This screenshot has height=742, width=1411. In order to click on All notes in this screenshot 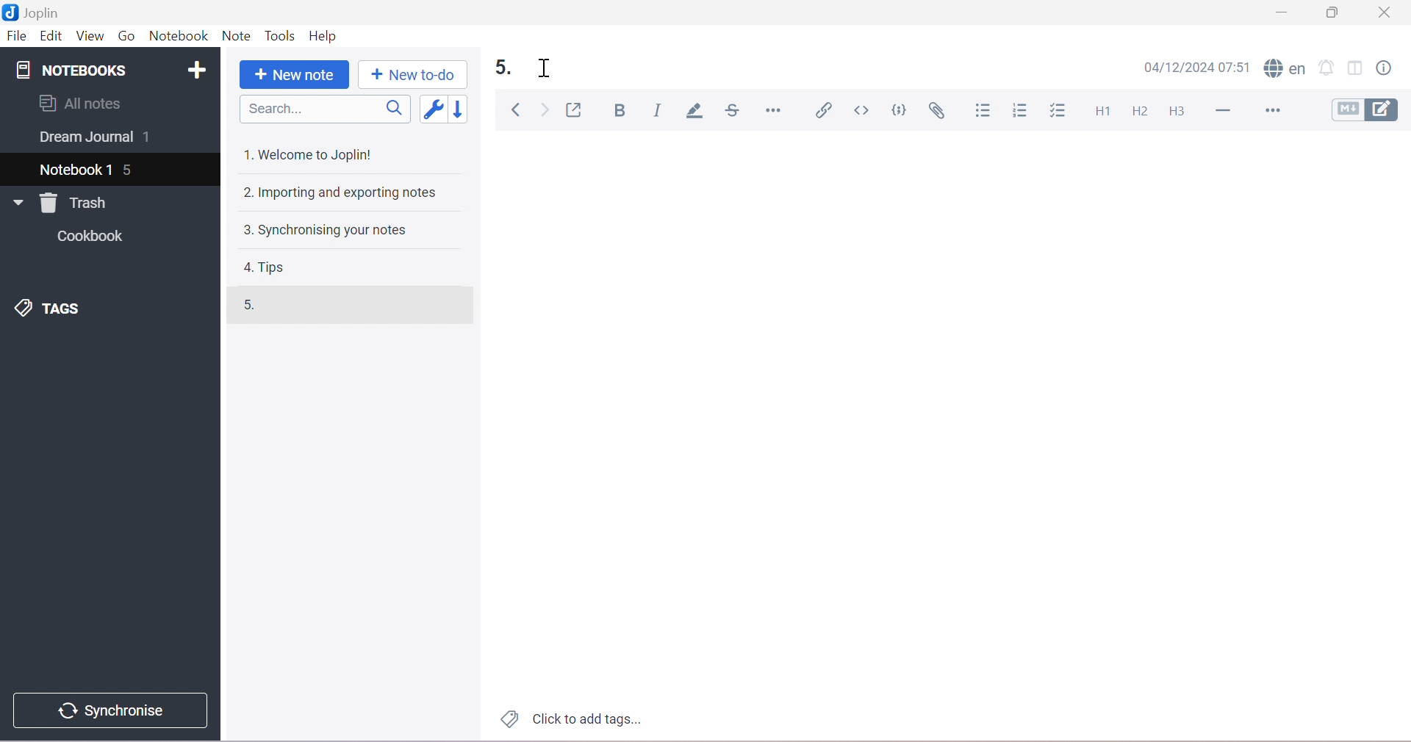, I will do `click(80, 103)`.